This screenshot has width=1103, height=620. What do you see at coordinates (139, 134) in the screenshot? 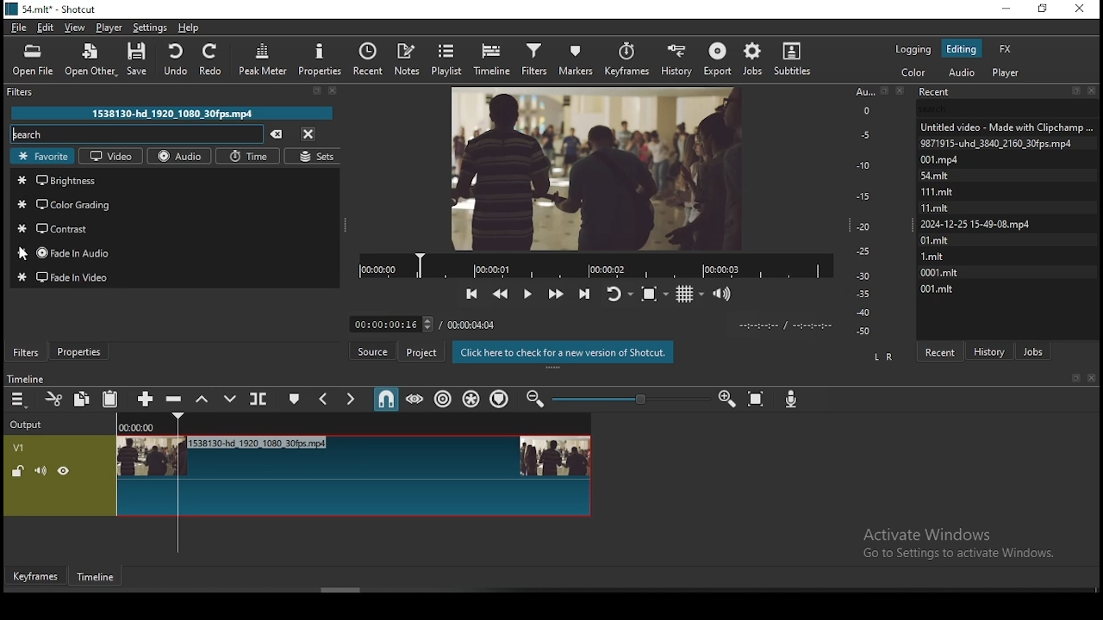
I see `search` at bounding box center [139, 134].